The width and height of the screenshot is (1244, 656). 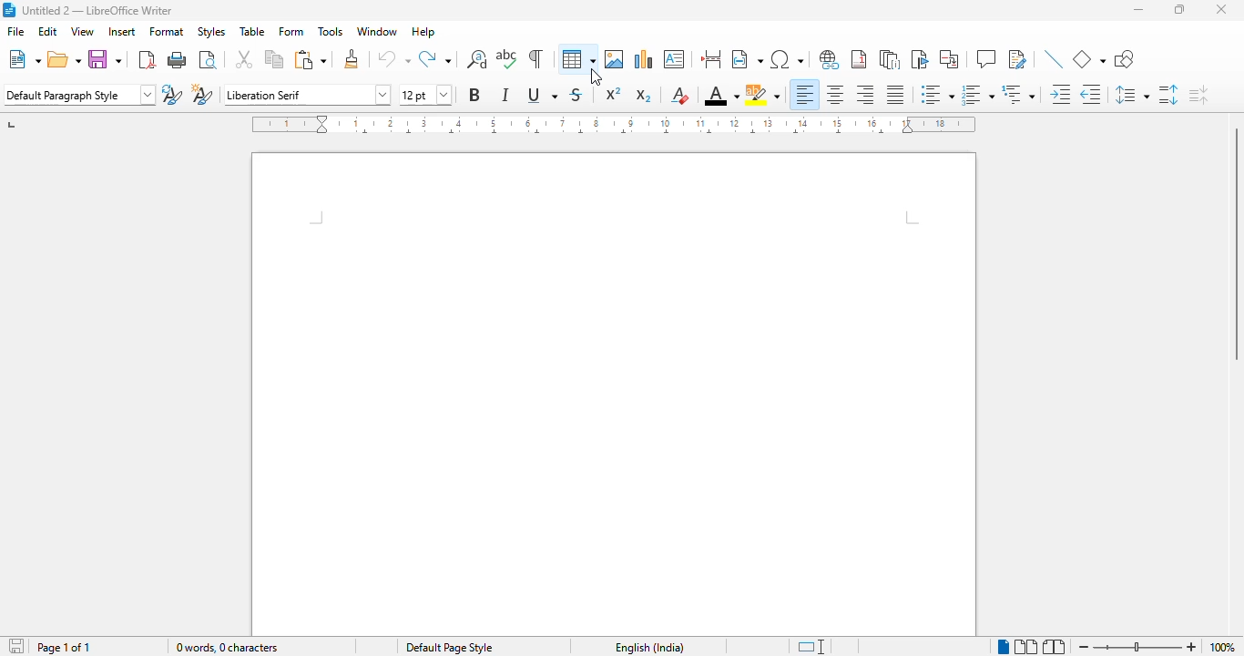 What do you see at coordinates (1060, 94) in the screenshot?
I see `increase indent` at bounding box center [1060, 94].